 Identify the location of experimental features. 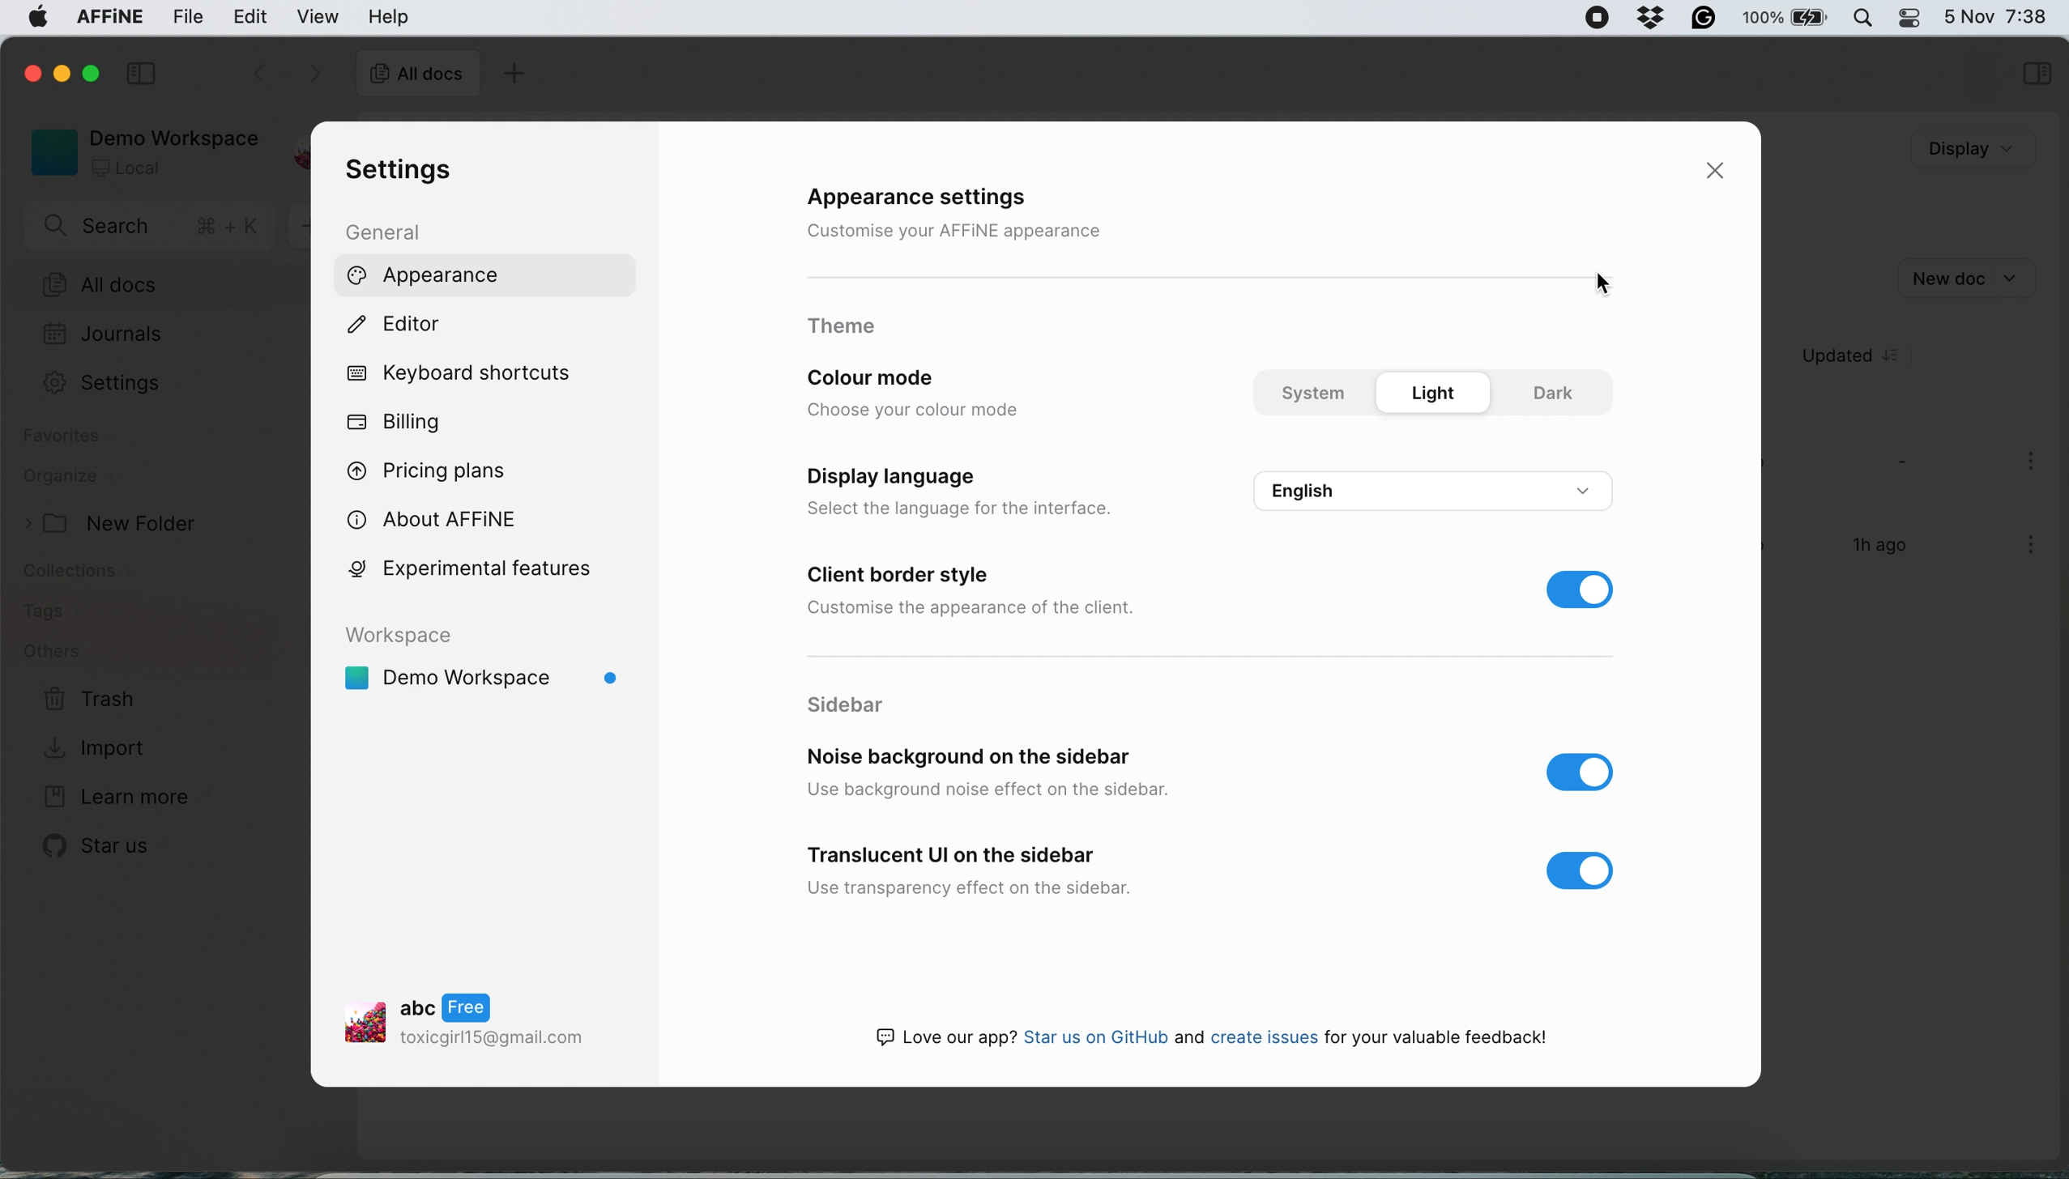
(474, 570).